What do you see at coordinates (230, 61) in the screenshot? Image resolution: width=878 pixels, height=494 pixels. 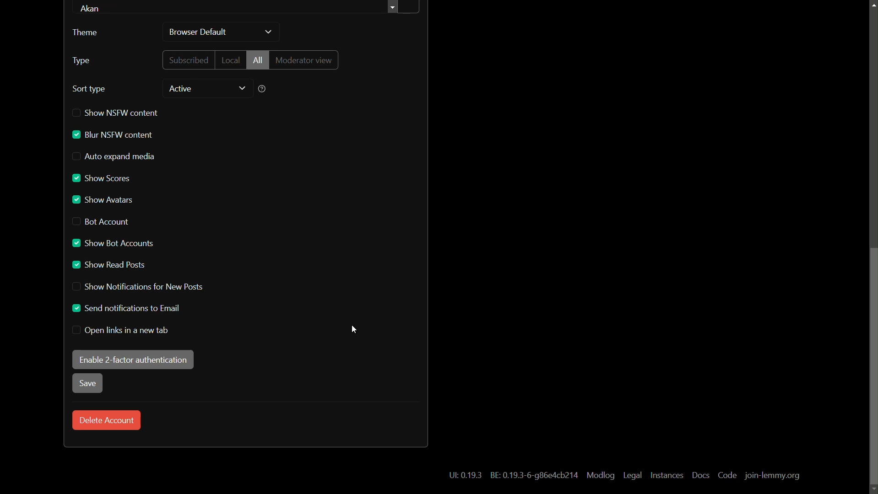 I see `local` at bounding box center [230, 61].